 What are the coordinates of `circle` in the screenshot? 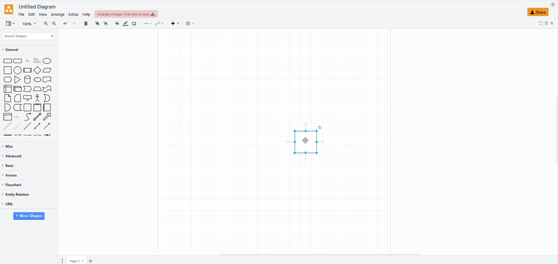 It's located at (17, 71).